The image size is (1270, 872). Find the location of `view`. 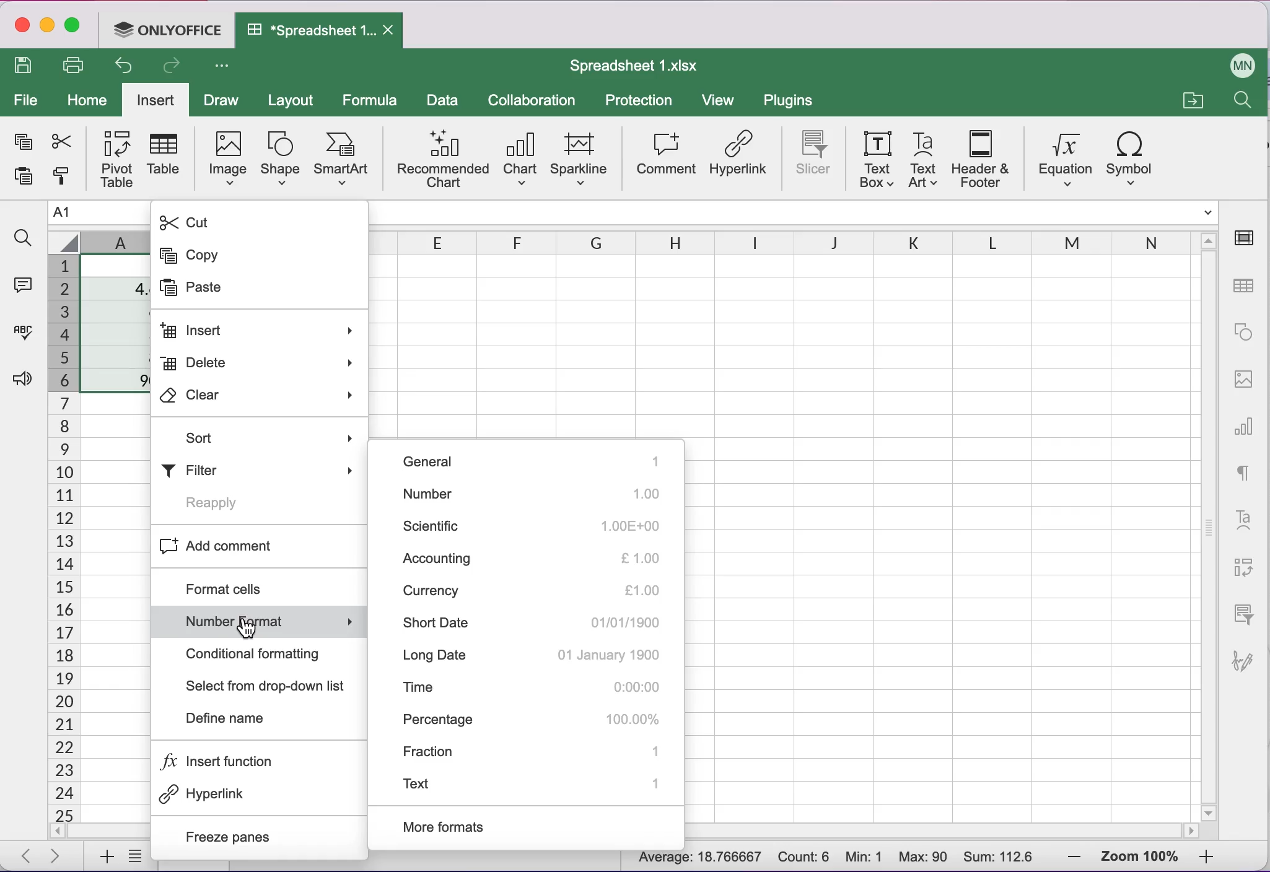

view is located at coordinates (719, 100).